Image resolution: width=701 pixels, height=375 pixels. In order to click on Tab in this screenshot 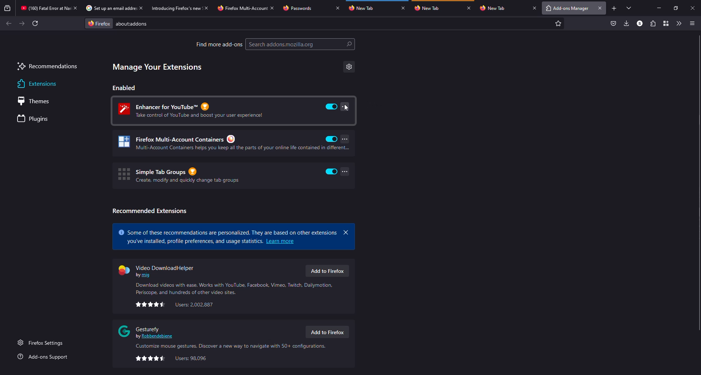, I will do `click(44, 8)`.